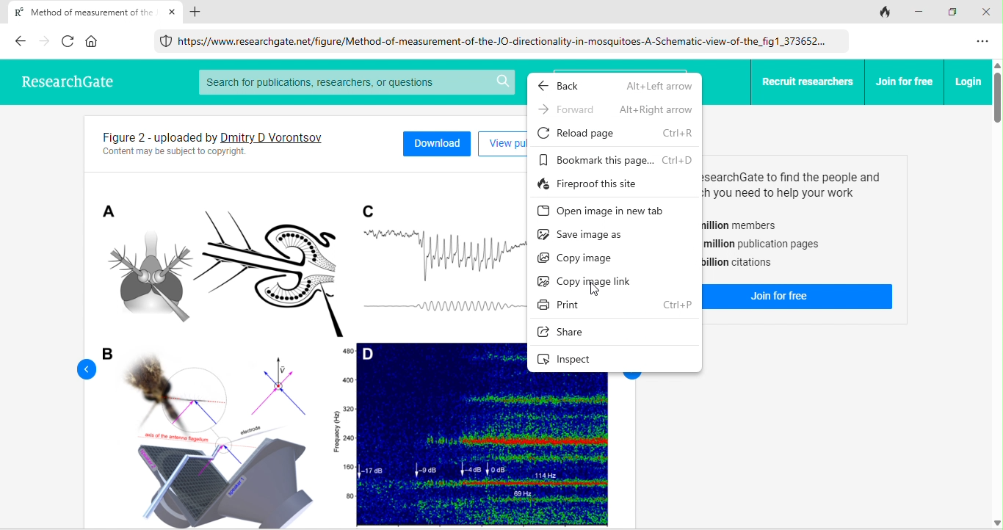 The width and height of the screenshot is (1003, 530). I want to click on join for free, so click(802, 297).